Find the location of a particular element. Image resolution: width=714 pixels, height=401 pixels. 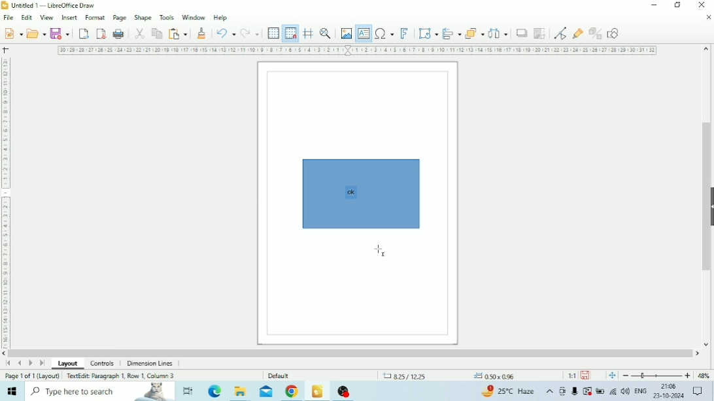

Paste is located at coordinates (178, 34).